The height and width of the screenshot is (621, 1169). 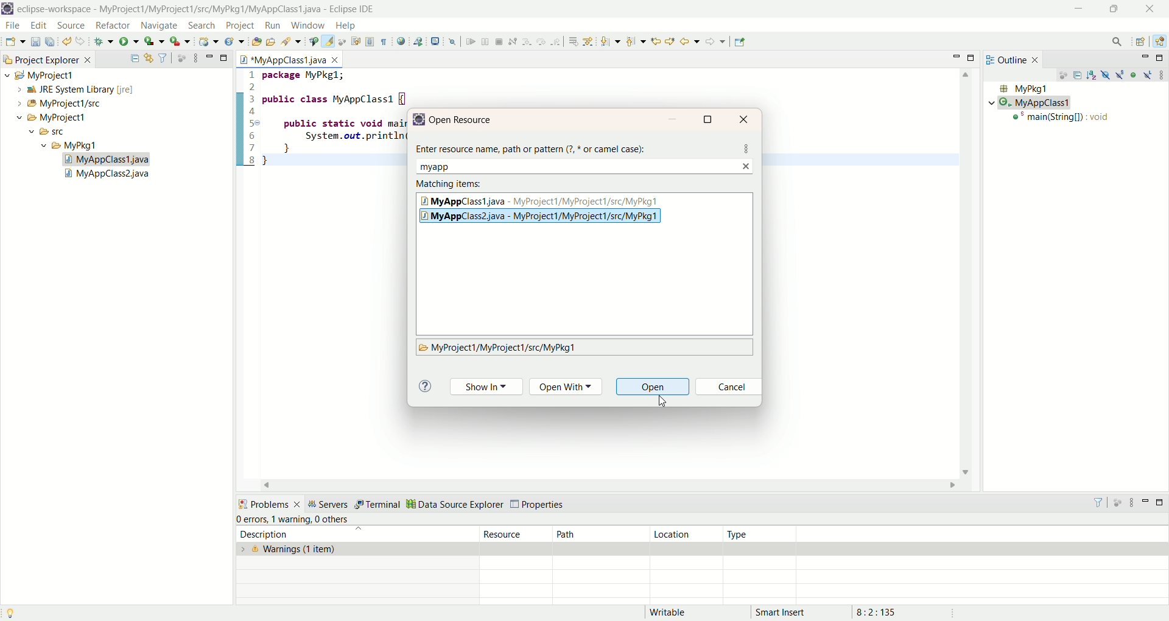 What do you see at coordinates (58, 133) in the screenshot?
I see `src` at bounding box center [58, 133].